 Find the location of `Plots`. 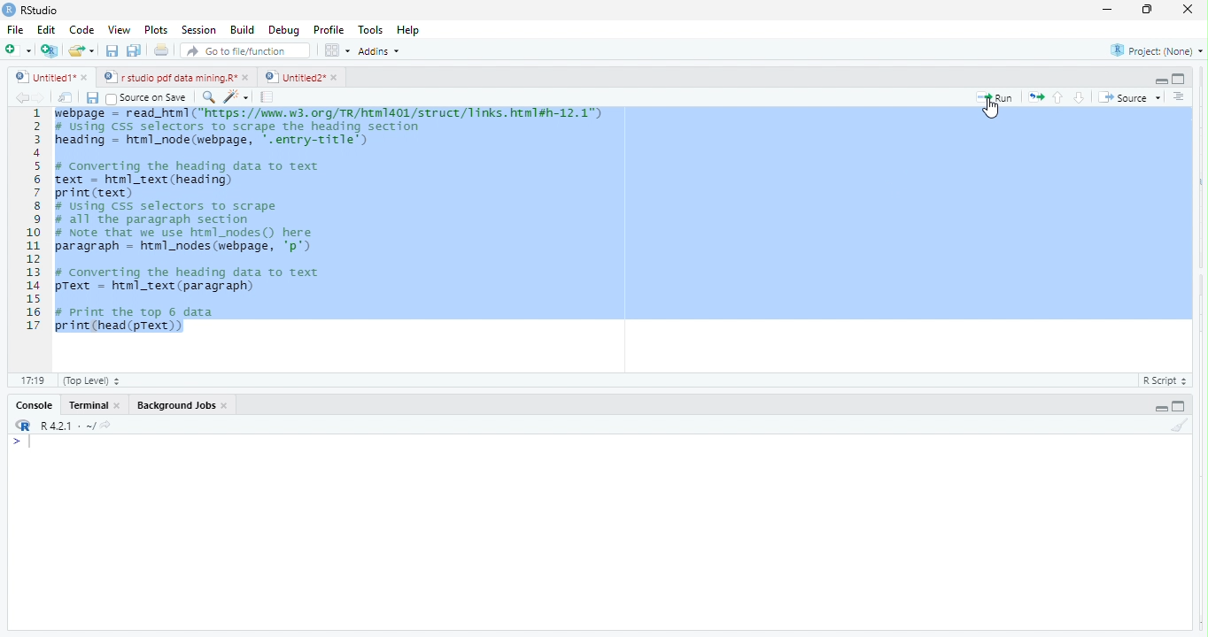

Plots is located at coordinates (155, 30).